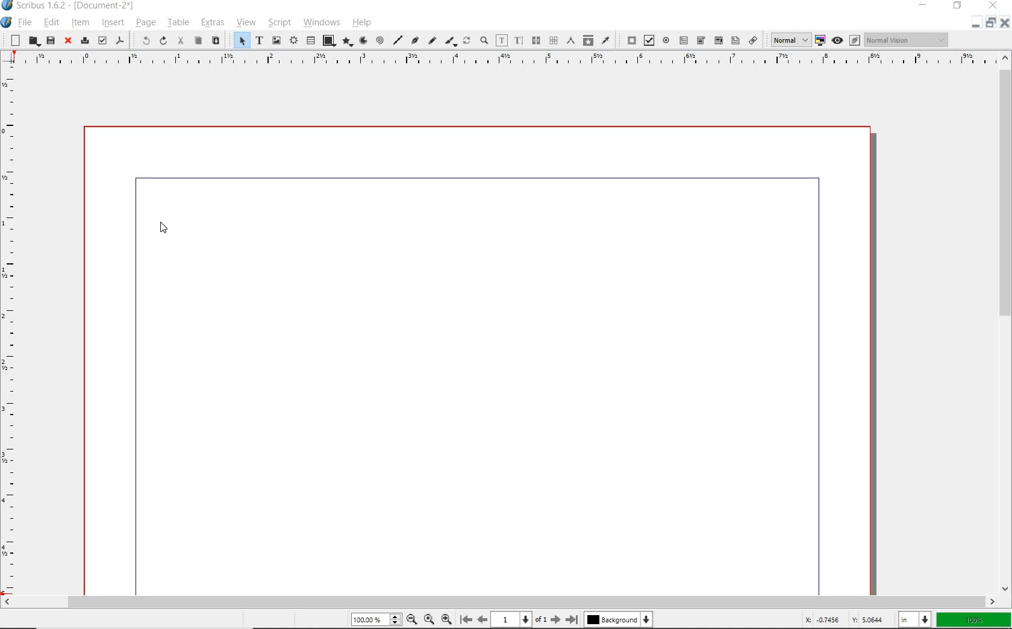 The height and width of the screenshot is (629, 1012). What do you see at coordinates (628, 40) in the screenshot?
I see `pdf push button` at bounding box center [628, 40].